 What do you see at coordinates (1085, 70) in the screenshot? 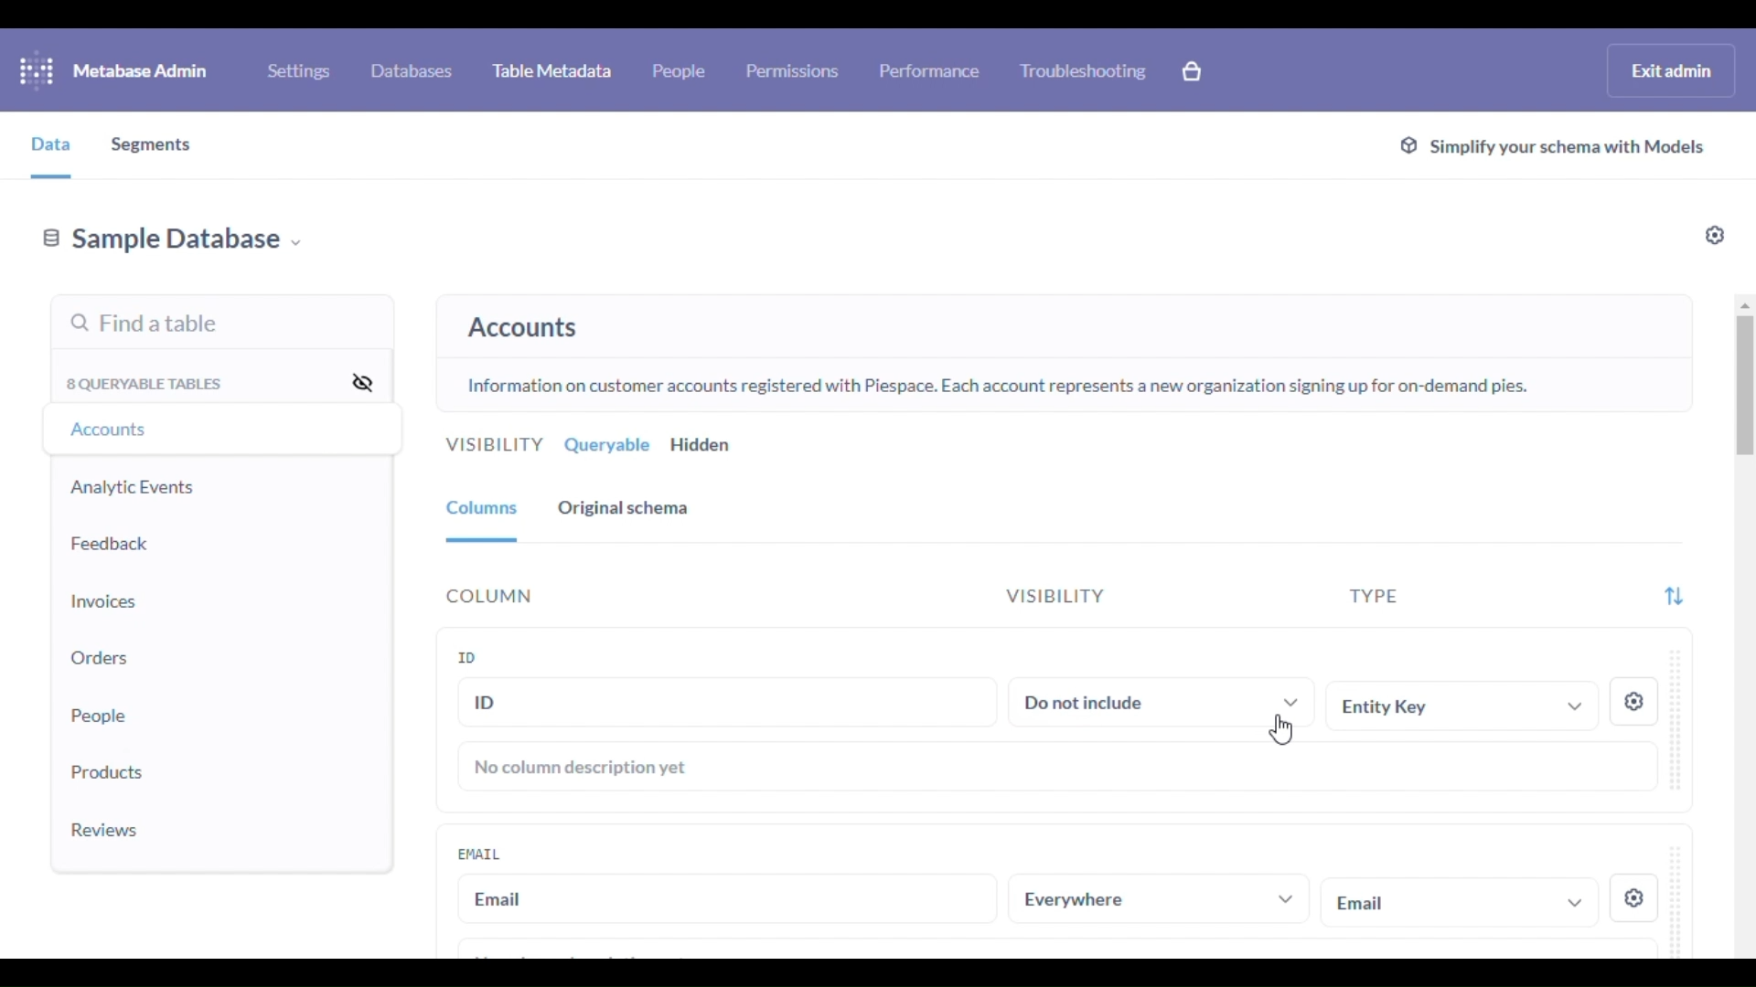
I see `troubleshooting` at bounding box center [1085, 70].